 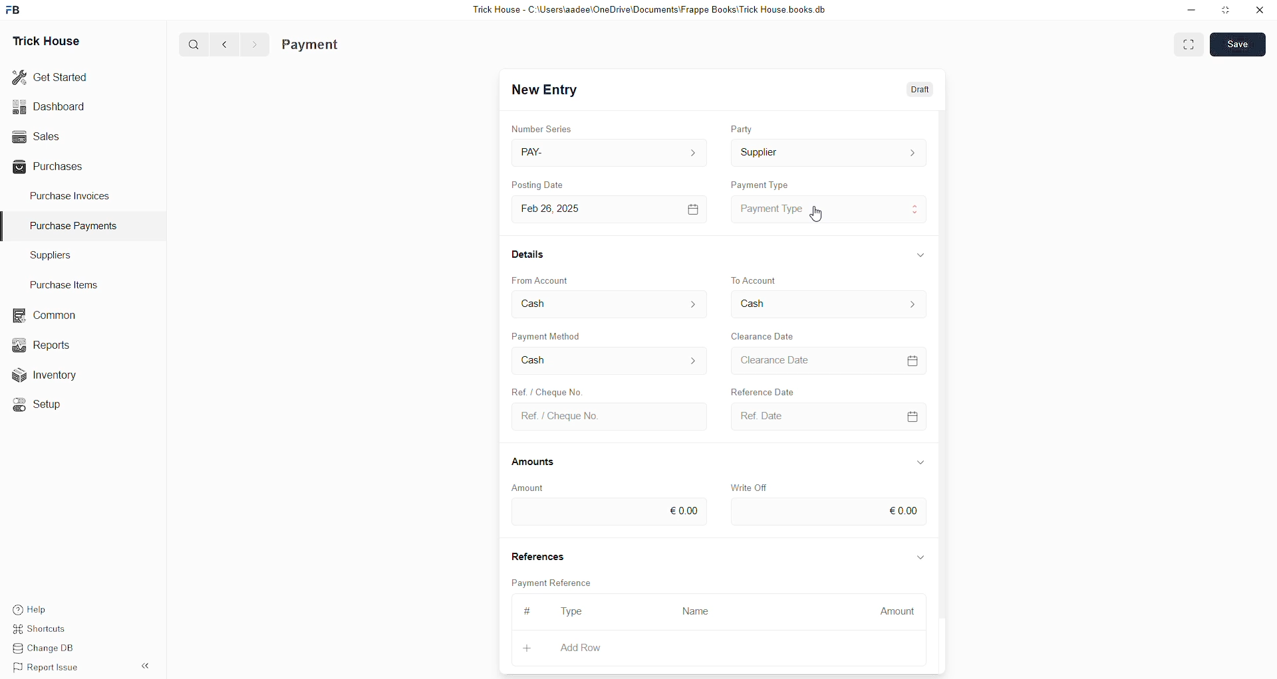 What do you see at coordinates (574, 611) in the screenshot?
I see `Type` at bounding box center [574, 611].